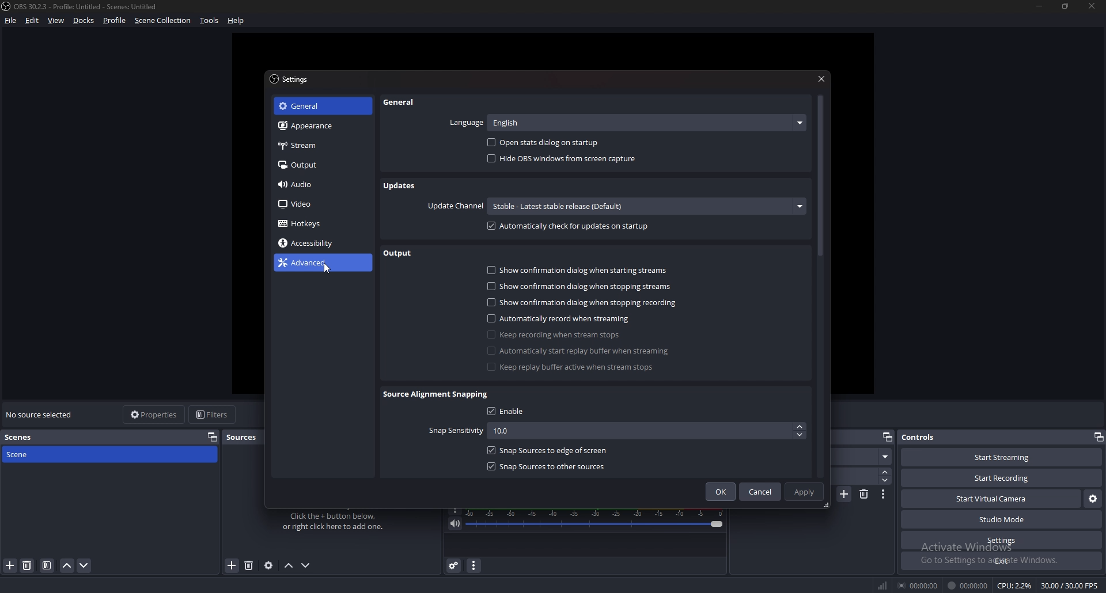  Describe the element at coordinates (1069, 586) in the screenshot. I see `30.00/30.00 FPS` at that location.